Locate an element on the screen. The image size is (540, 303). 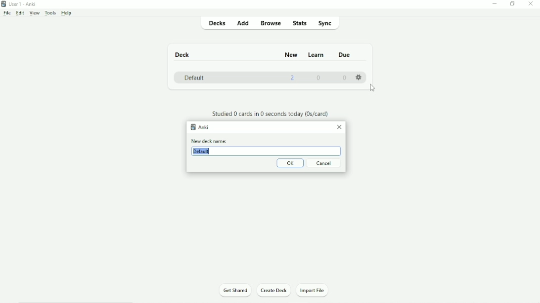
Import File is located at coordinates (316, 290).